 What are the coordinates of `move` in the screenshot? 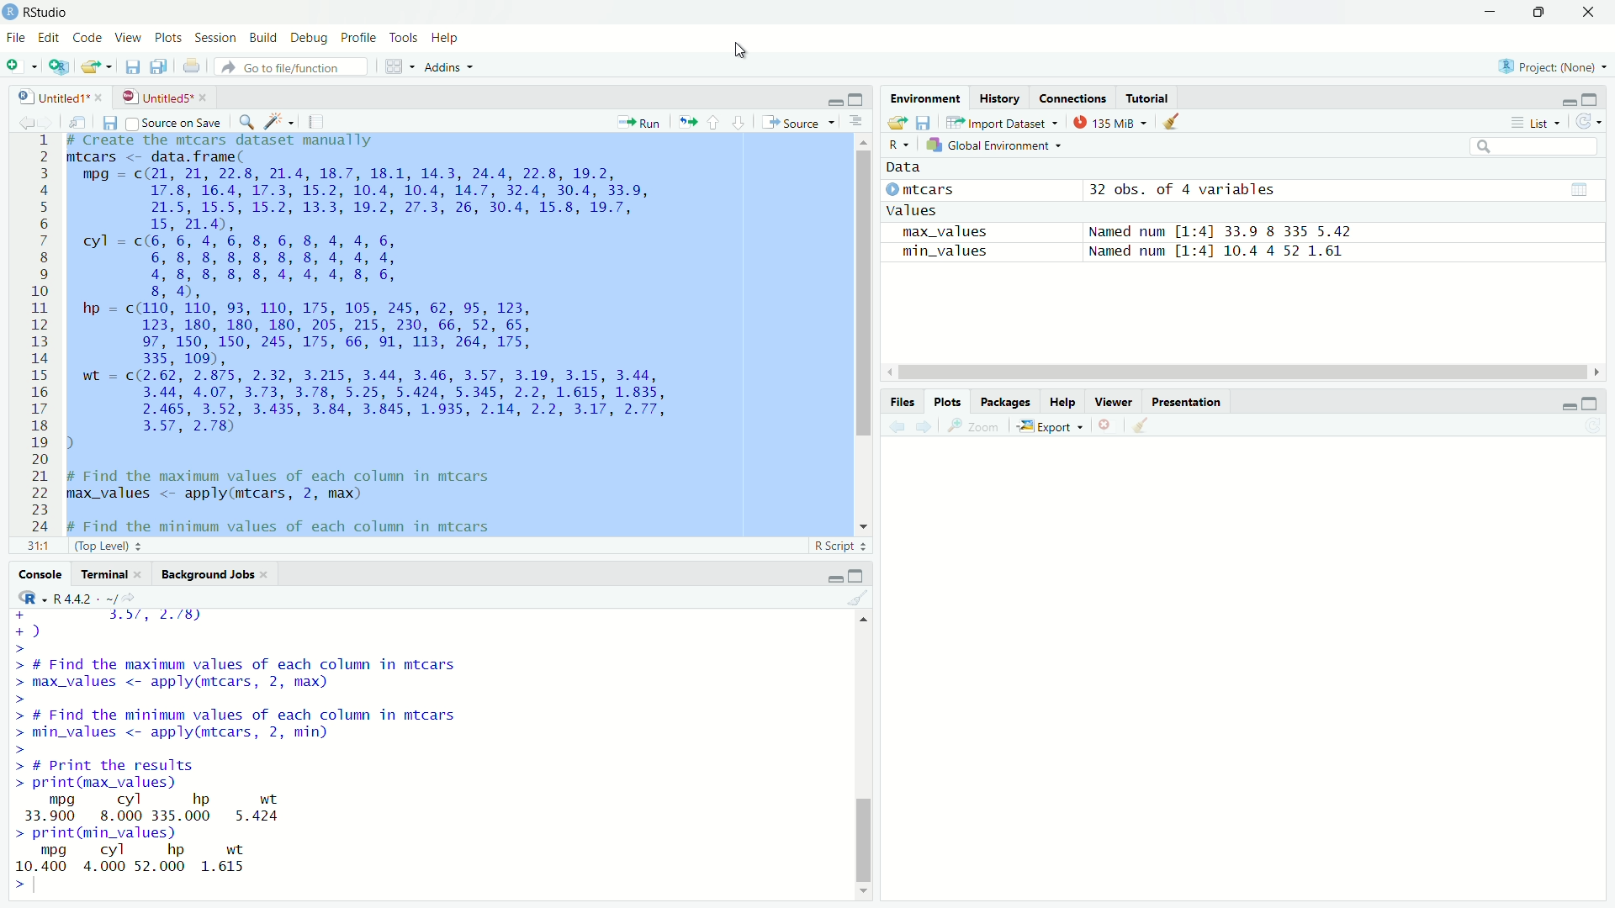 It's located at (98, 67).